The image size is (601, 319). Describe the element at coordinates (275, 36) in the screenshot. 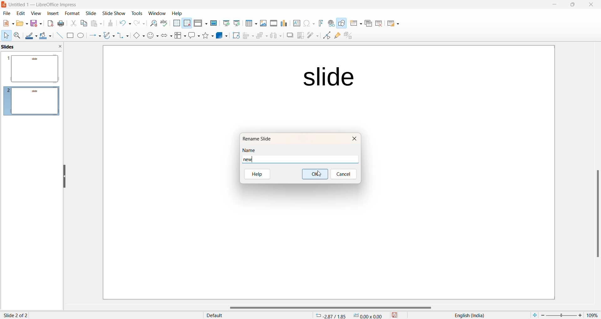

I see `Object distribution` at that location.